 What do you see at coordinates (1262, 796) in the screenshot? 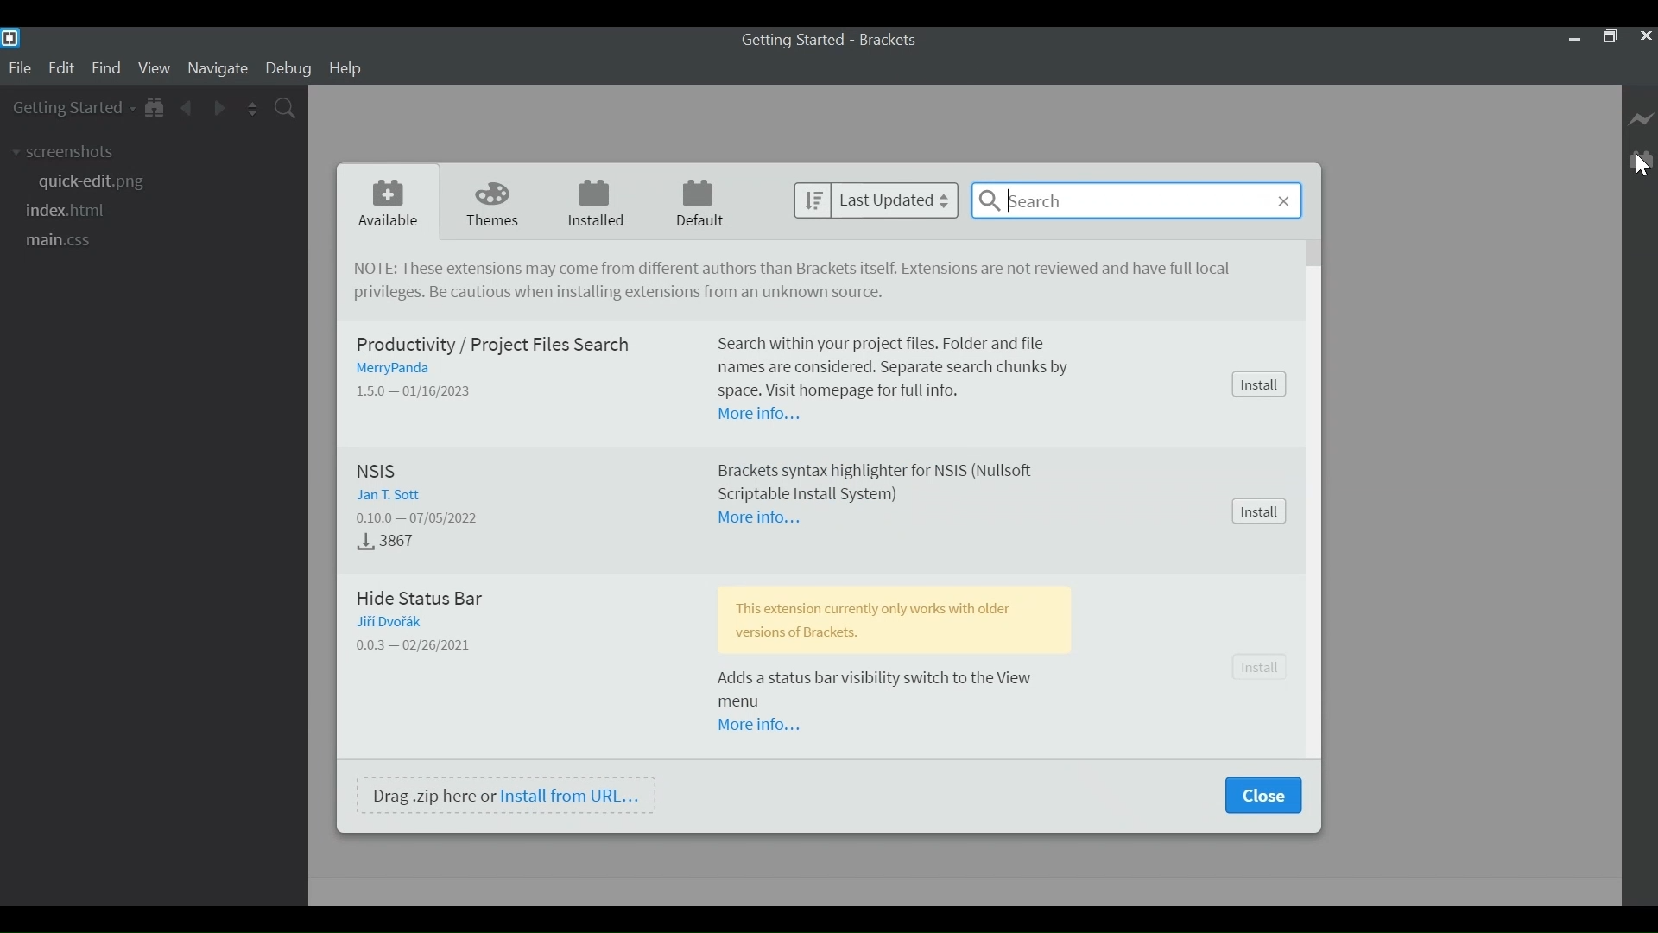
I see `Close` at bounding box center [1262, 796].